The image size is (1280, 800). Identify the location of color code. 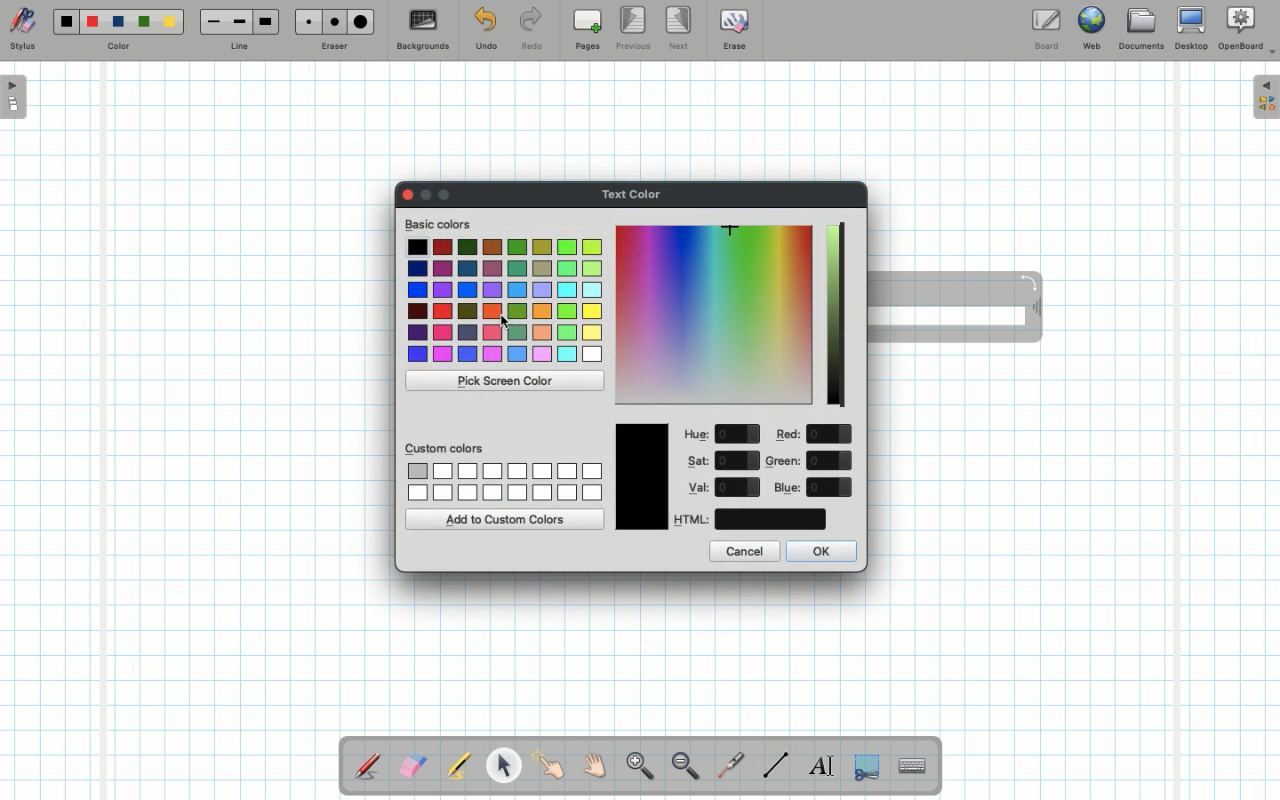
(769, 519).